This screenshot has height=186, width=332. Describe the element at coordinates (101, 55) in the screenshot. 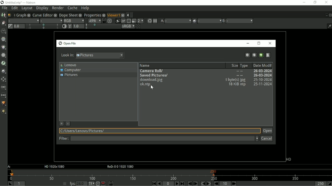

I see `pictures` at that location.